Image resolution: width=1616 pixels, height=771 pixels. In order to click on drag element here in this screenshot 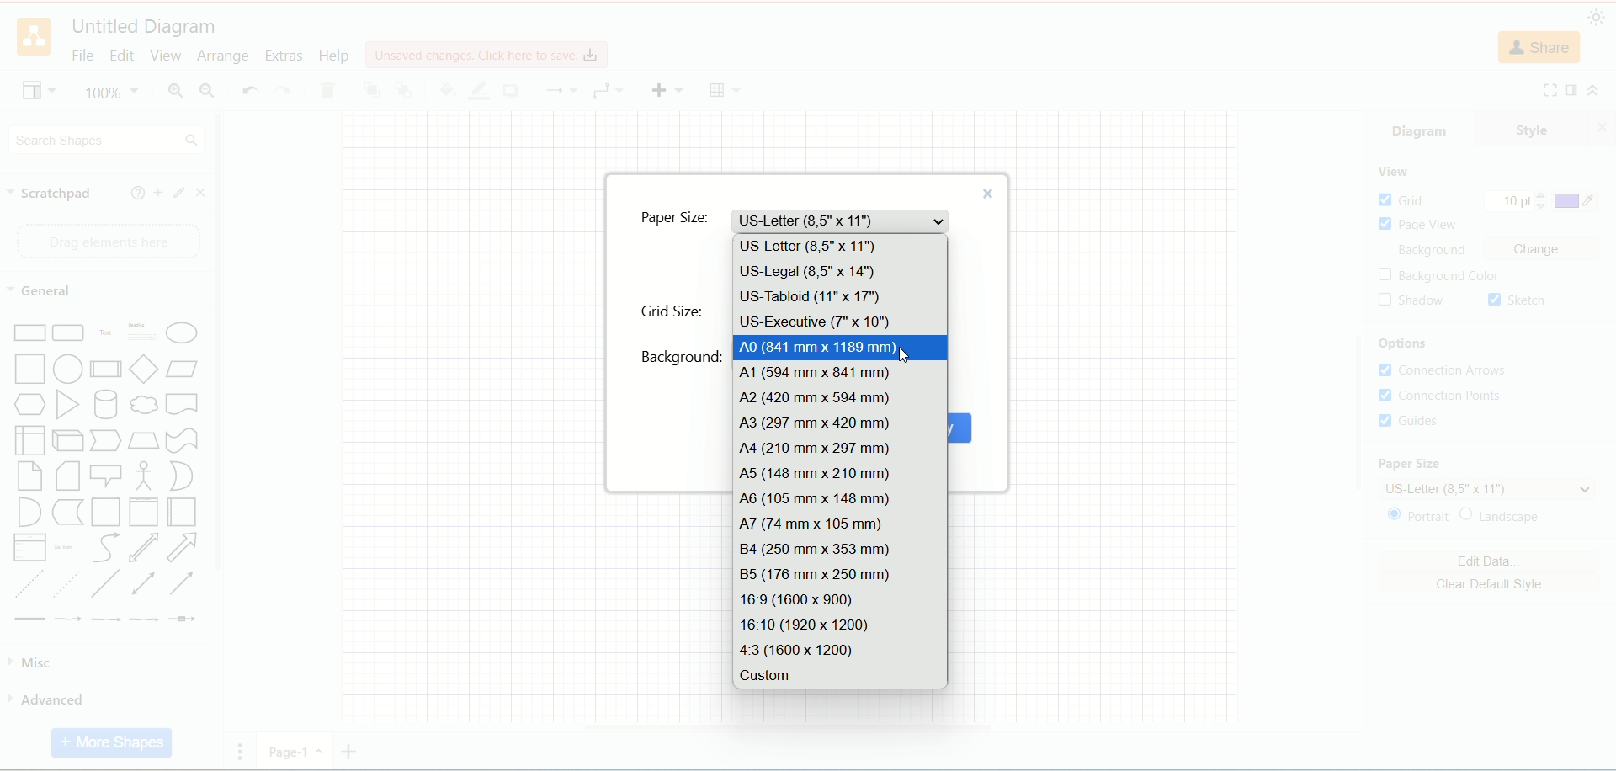, I will do `click(105, 242)`.